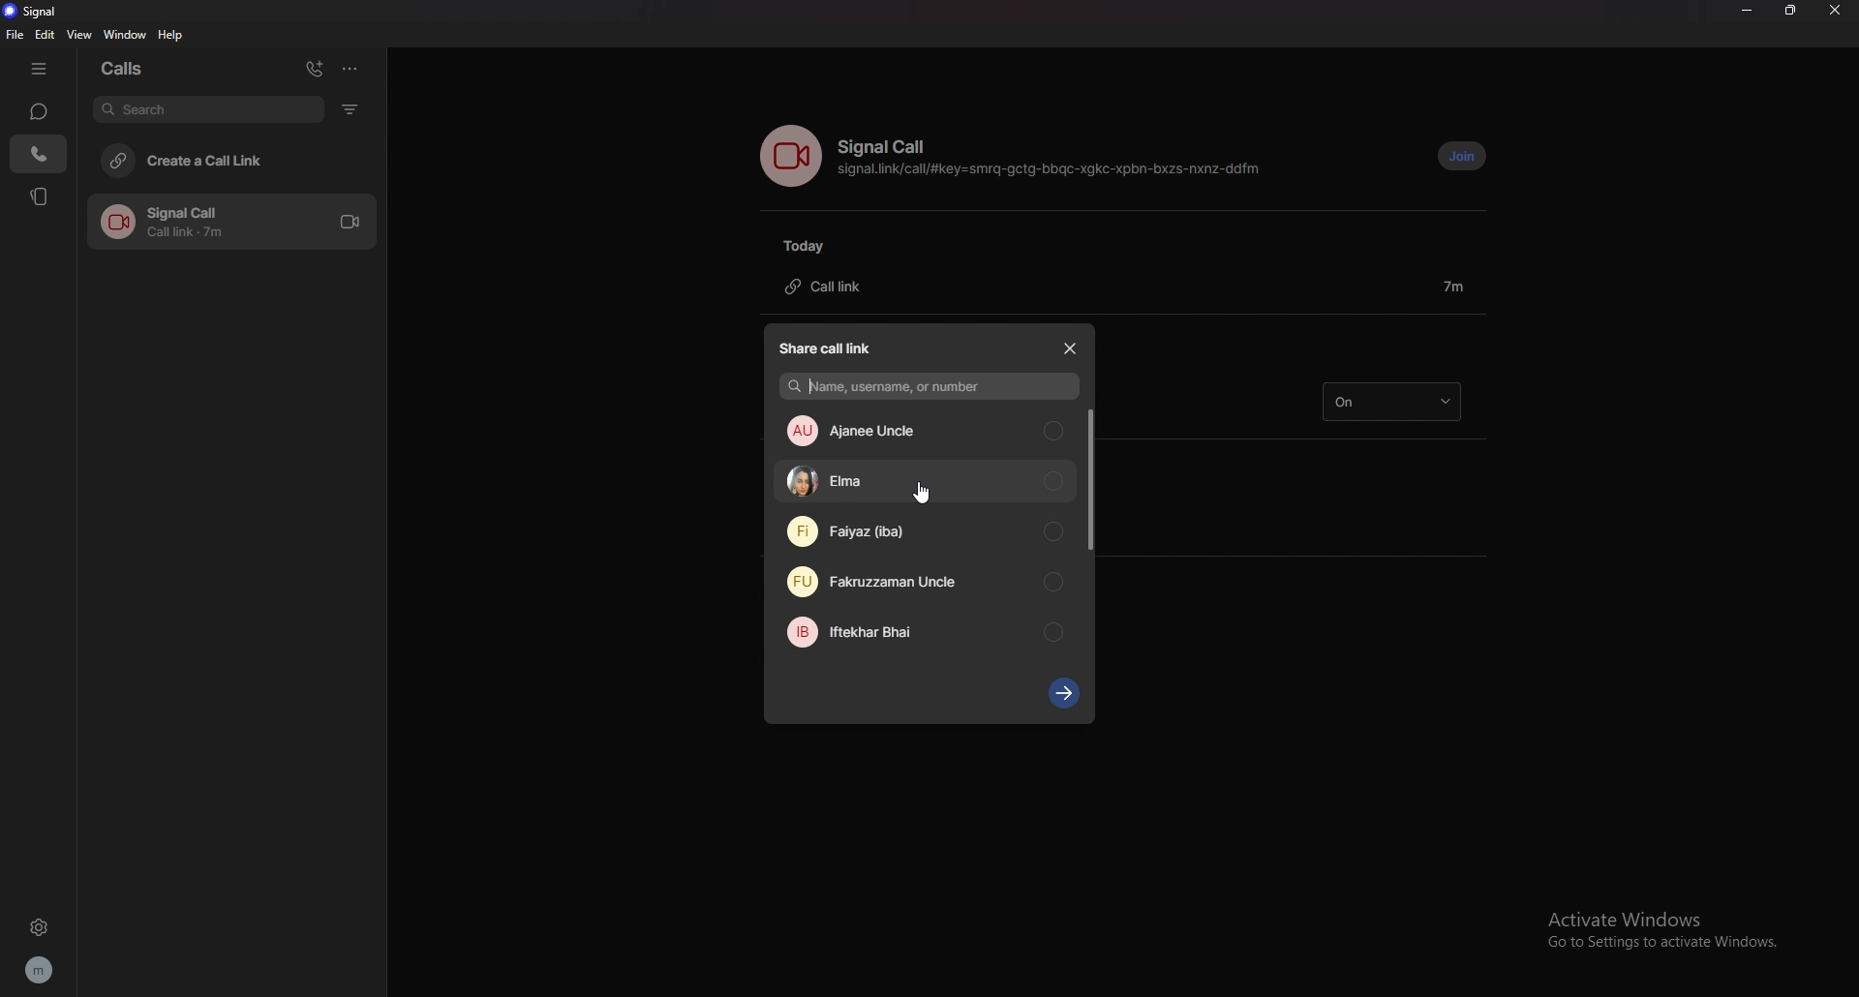 The height and width of the screenshot is (997, 1859). Describe the element at coordinates (38, 926) in the screenshot. I see `settings` at that location.